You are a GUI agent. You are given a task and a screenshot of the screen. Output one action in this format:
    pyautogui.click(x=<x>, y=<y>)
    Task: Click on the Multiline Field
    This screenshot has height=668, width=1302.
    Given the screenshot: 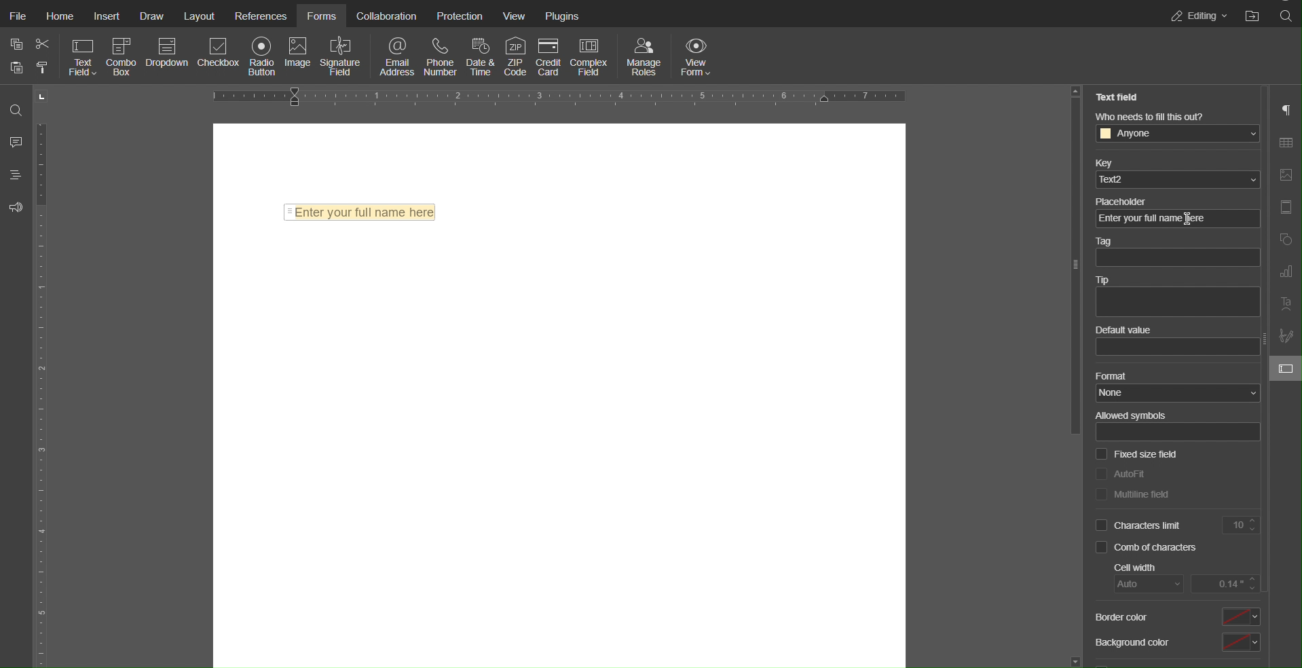 What is the action you would take?
    pyautogui.click(x=1134, y=494)
    